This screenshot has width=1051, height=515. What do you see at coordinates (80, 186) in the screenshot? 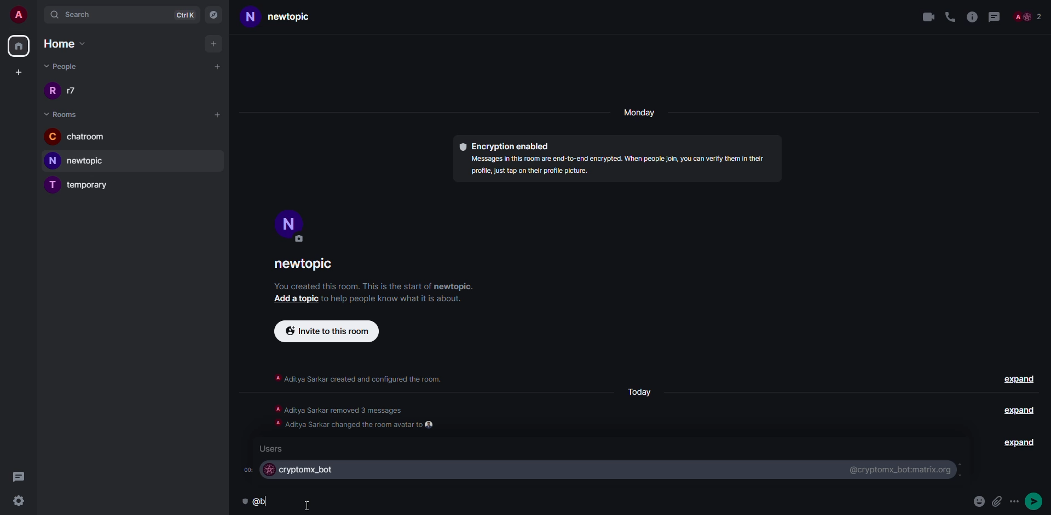
I see `temporary` at bounding box center [80, 186].